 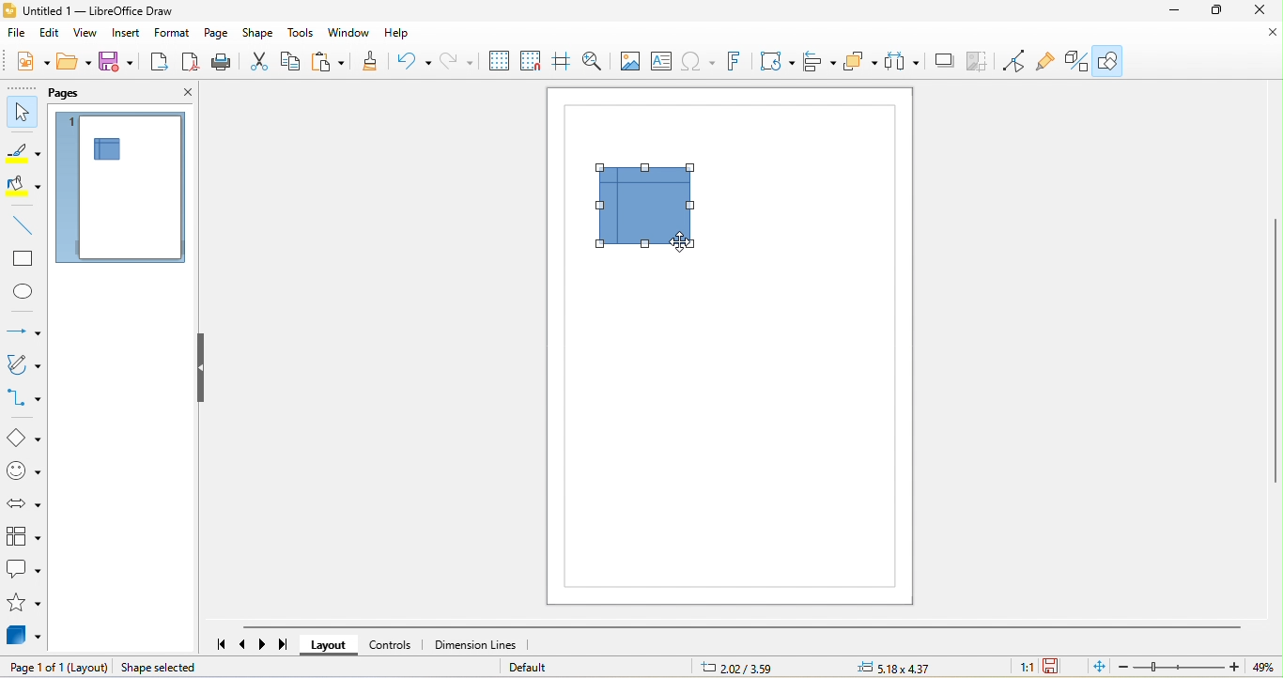 What do you see at coordinates (23, 113) in the screenshot?
I see `select` at bounding box center [23, 113].